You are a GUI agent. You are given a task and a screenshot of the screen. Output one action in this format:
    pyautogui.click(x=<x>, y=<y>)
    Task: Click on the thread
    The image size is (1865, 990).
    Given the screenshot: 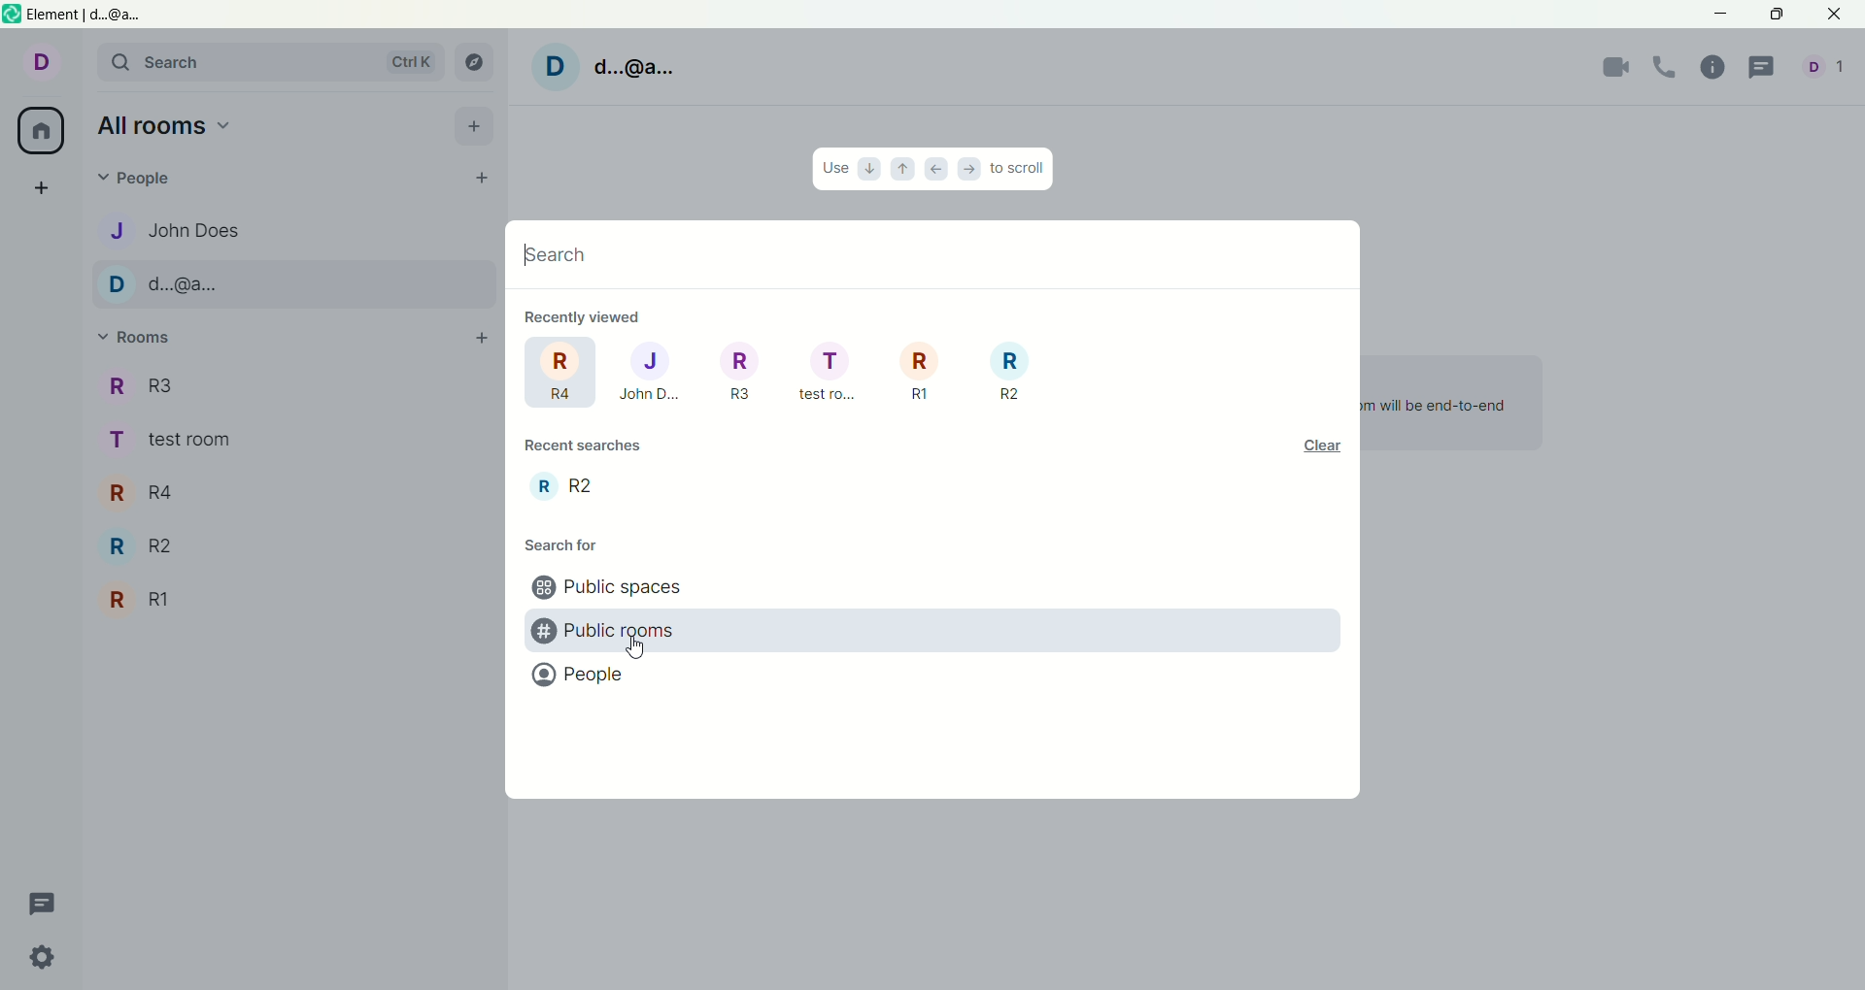 What is the action you would take?
    pyautogui.click(x=1769, y=66)
    